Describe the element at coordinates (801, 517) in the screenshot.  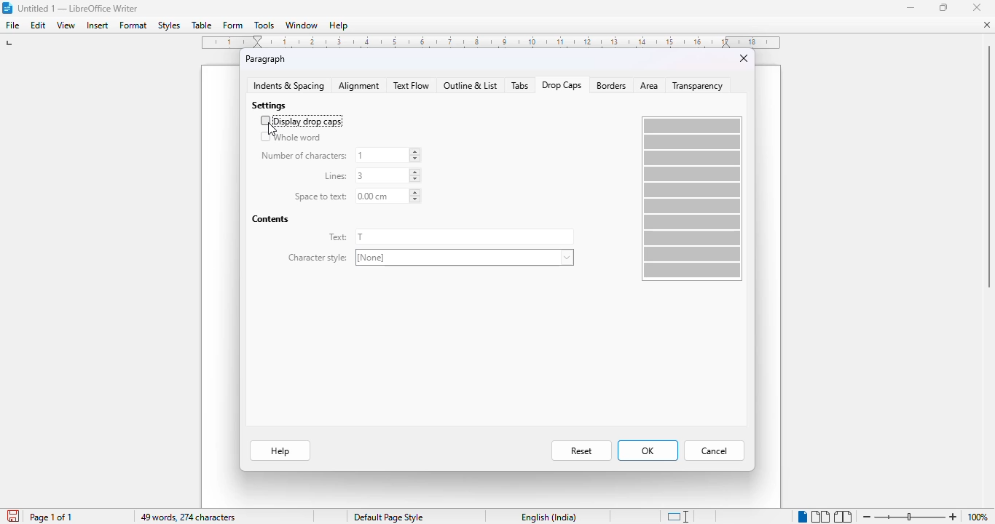
I see `single-page view` at that location.